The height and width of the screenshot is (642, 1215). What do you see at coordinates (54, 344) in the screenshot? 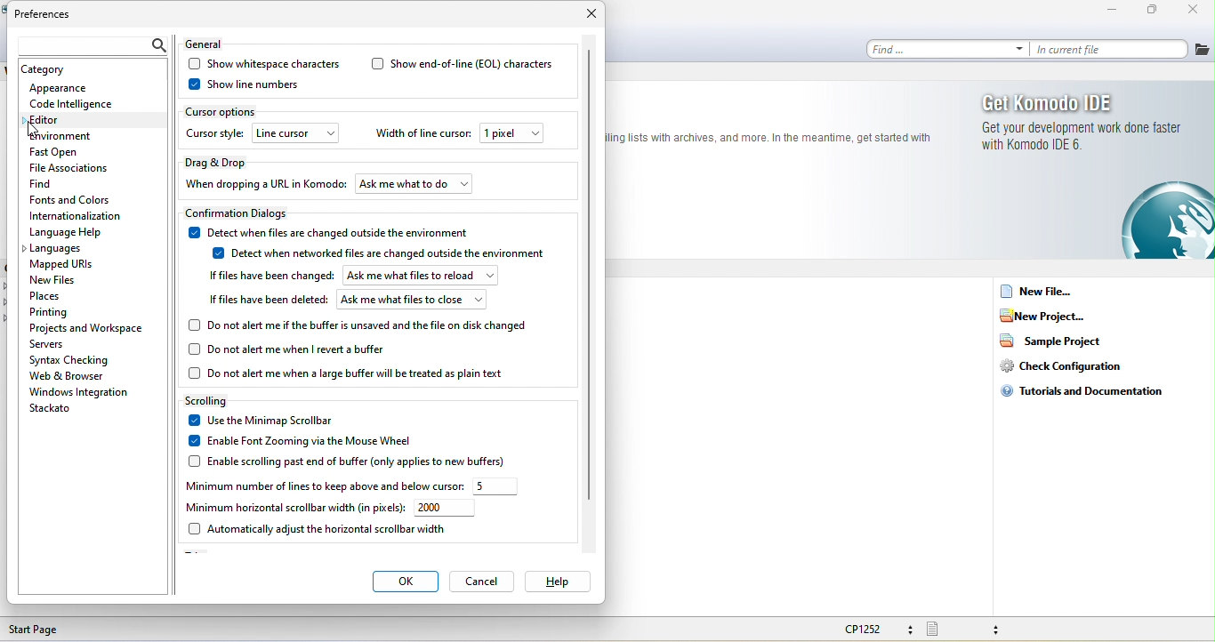
I see `serves` at bounding box center [54, 344].